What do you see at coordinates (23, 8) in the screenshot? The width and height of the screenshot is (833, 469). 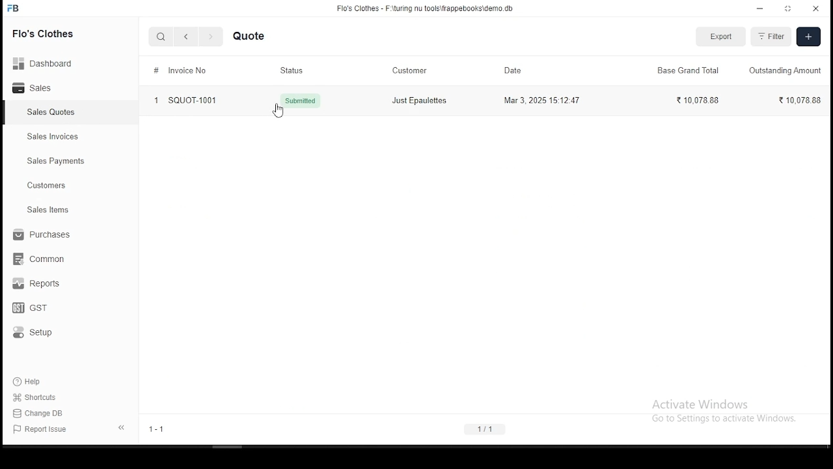 I see `FB` at bounding box center [23, 8].